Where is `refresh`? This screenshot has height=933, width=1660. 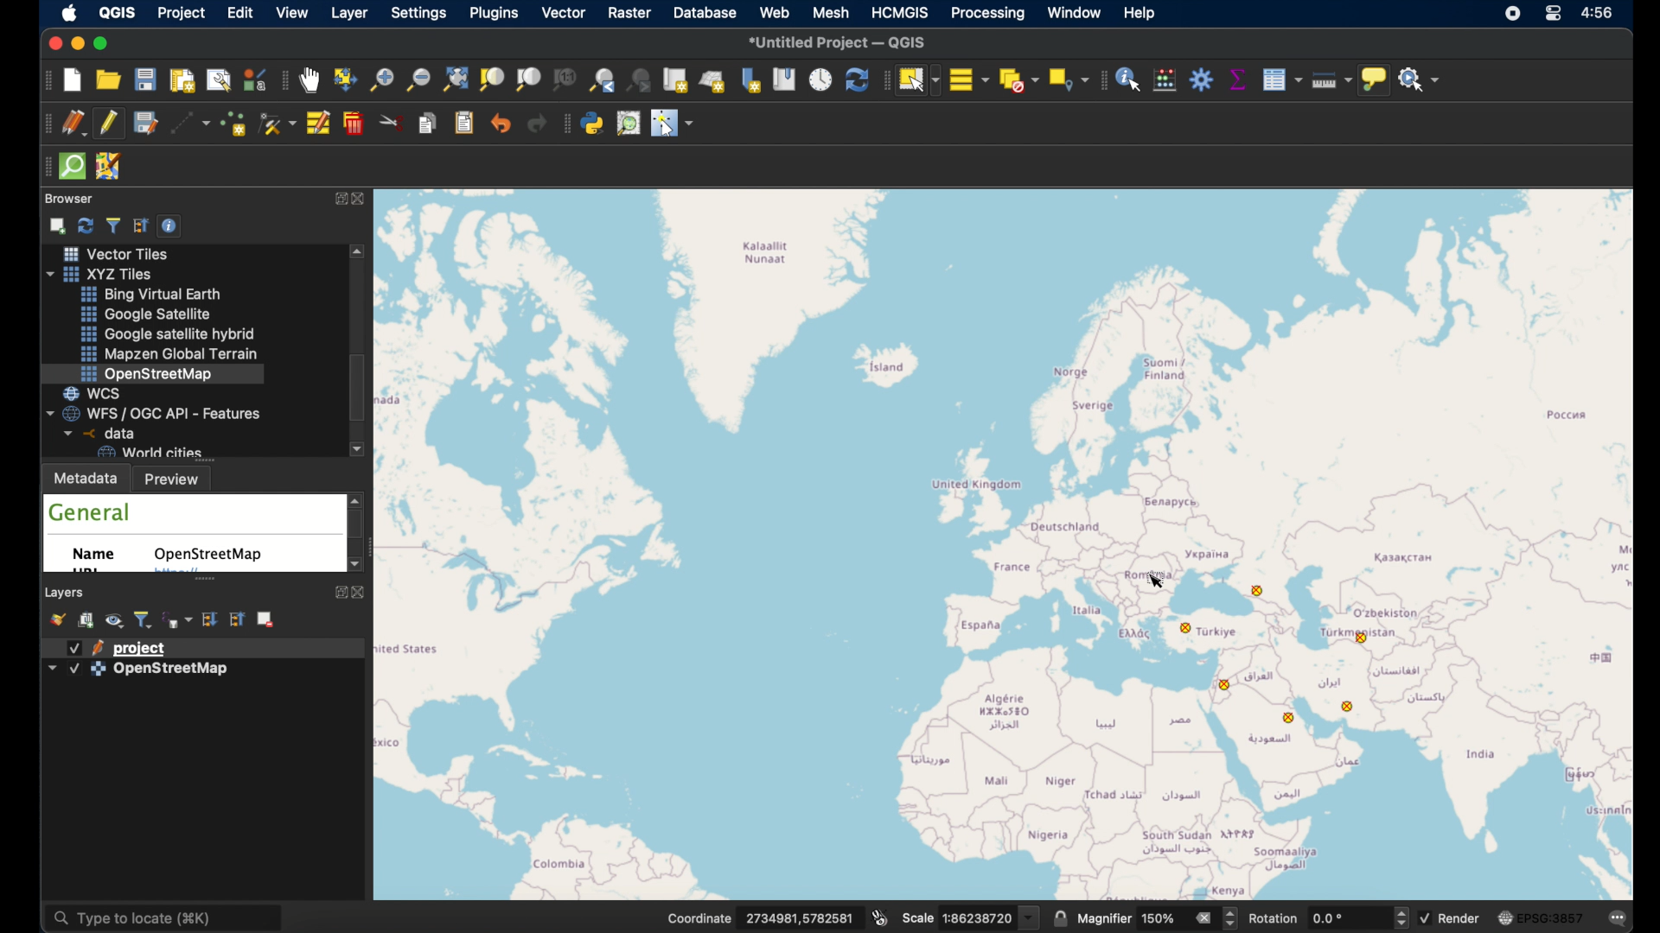
refresh is located at coordinates (85, 224).